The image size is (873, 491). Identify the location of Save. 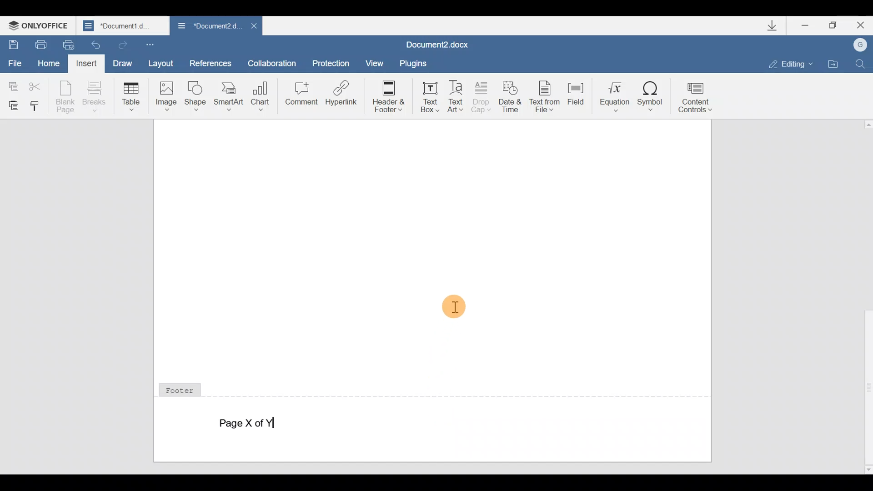
(13, 45).